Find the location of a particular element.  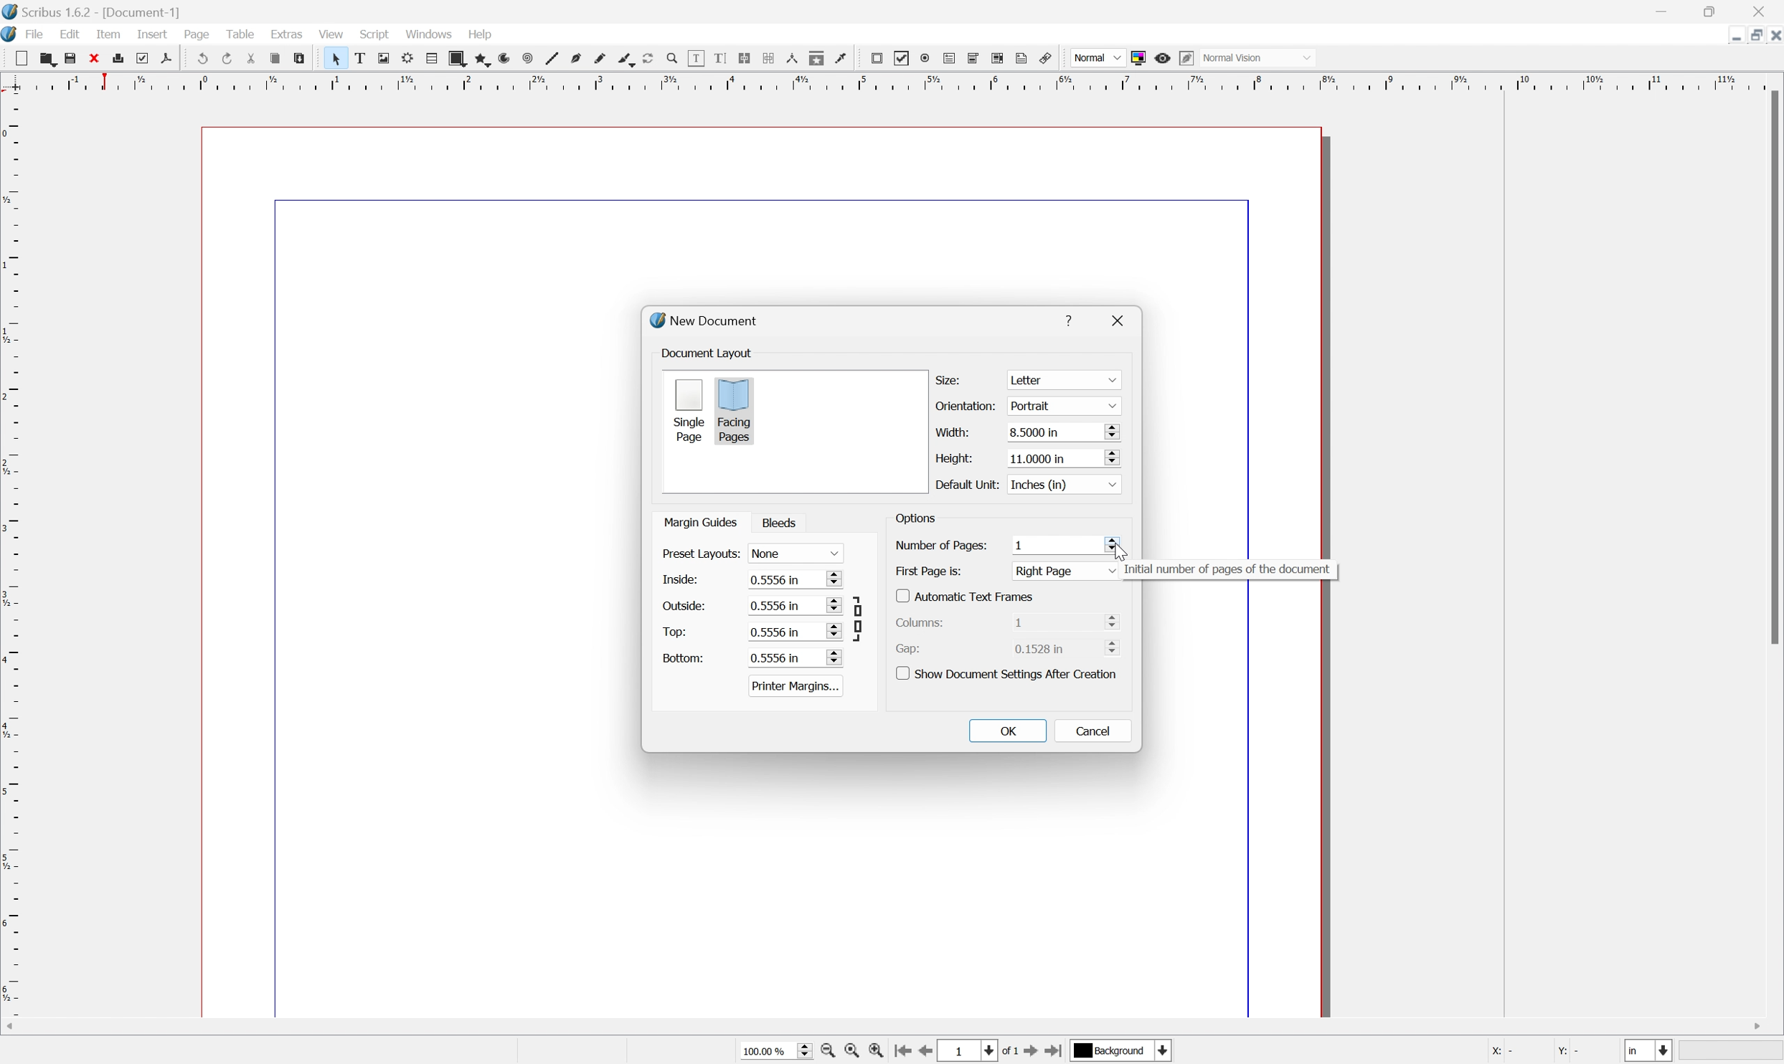

Measurements is located at coordinates (795, 60).